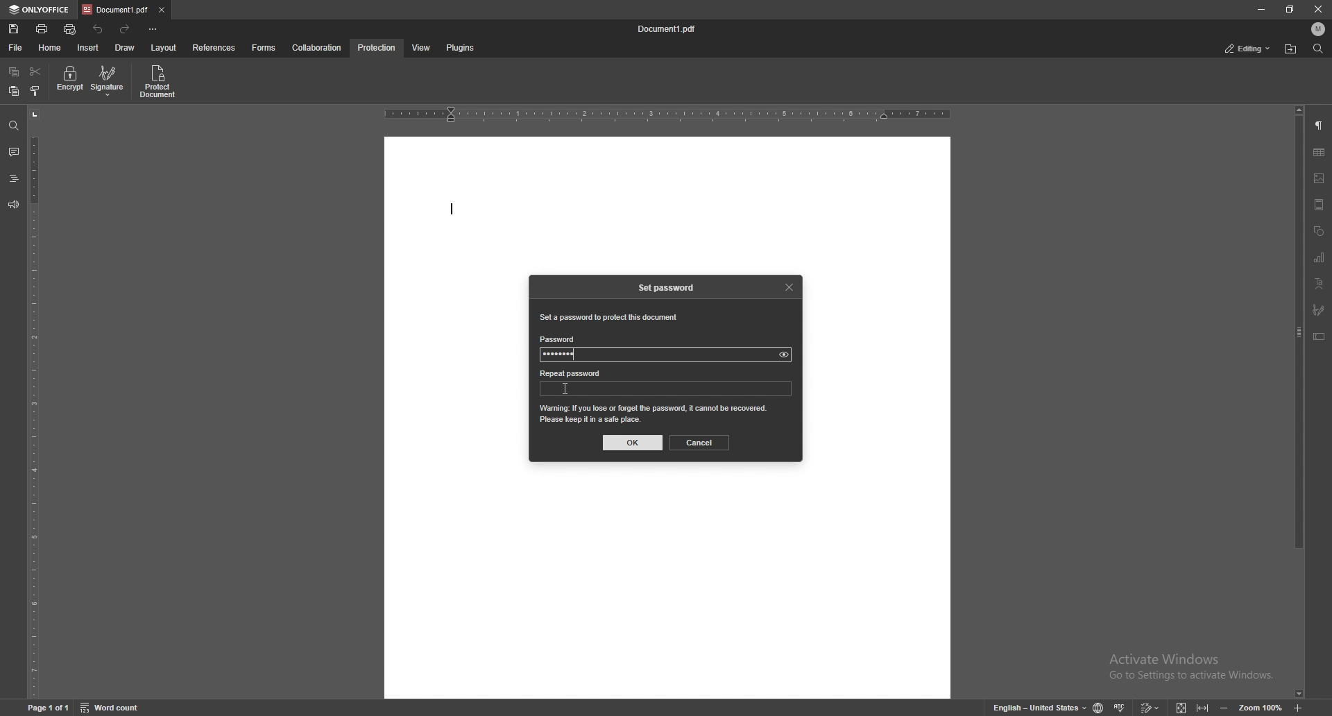 The image size is (1332, 716). What do you see at coordinates (1317, 49) in the screenshot?
I see `find` at bounding box center [1317, 49].